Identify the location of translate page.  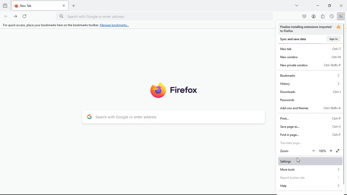
(308, 143).